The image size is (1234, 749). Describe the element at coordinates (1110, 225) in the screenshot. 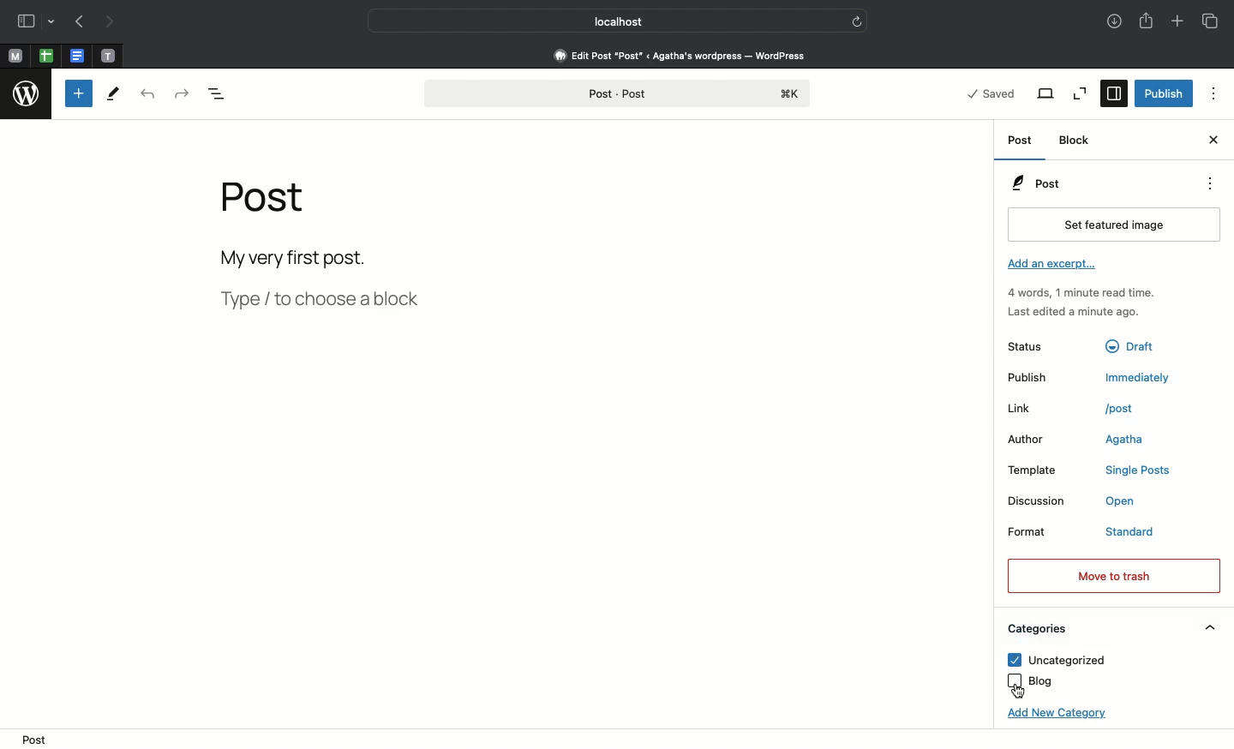

I see `Set featured image` at that location.